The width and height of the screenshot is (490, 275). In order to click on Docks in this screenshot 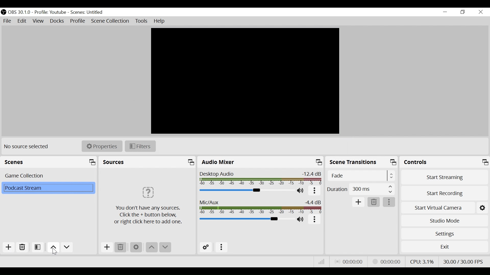, I will do `click(57, 22)`.